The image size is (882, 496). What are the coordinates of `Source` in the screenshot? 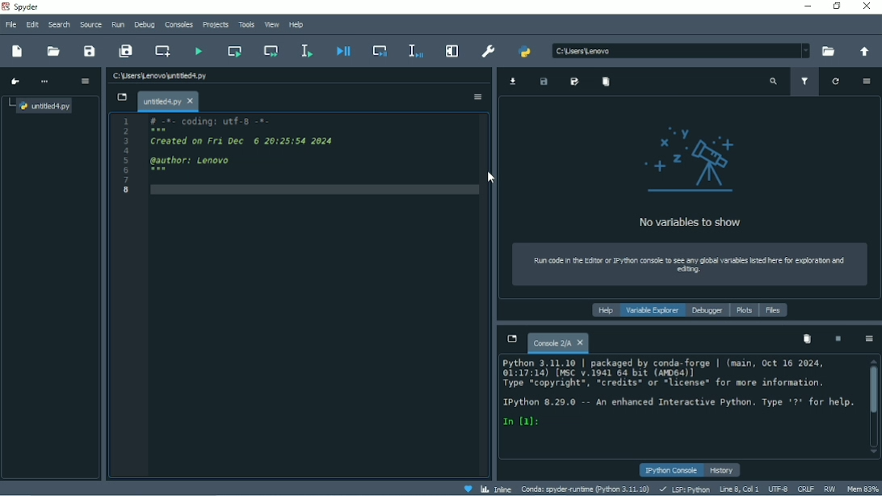 It's located at (91, 24).